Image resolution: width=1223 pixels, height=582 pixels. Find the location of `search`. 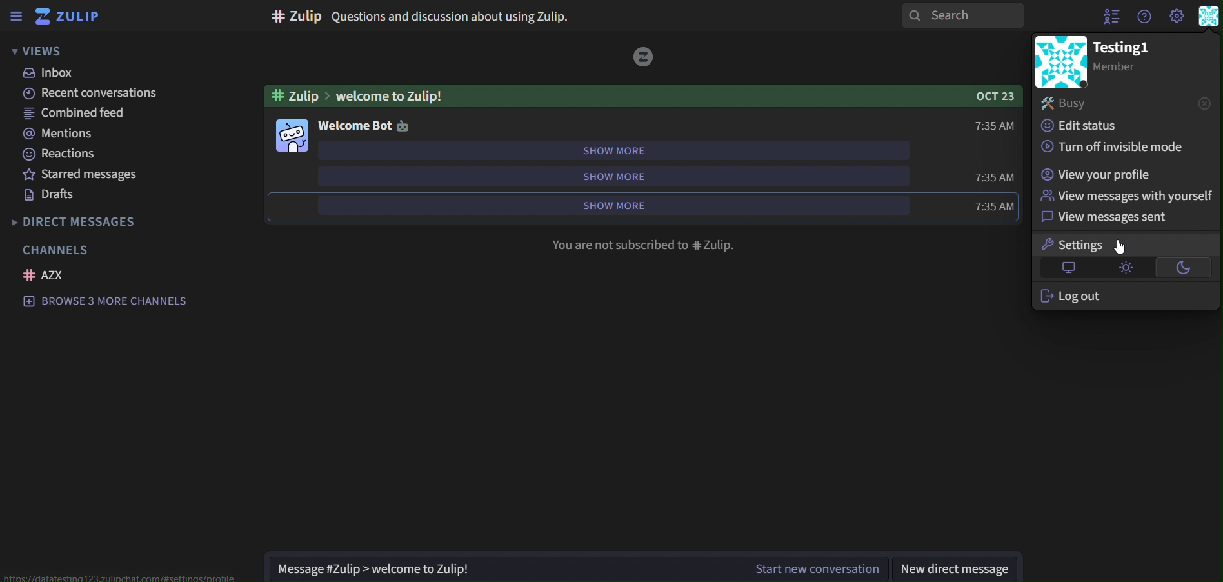

search is located at coordinates (966, 15).